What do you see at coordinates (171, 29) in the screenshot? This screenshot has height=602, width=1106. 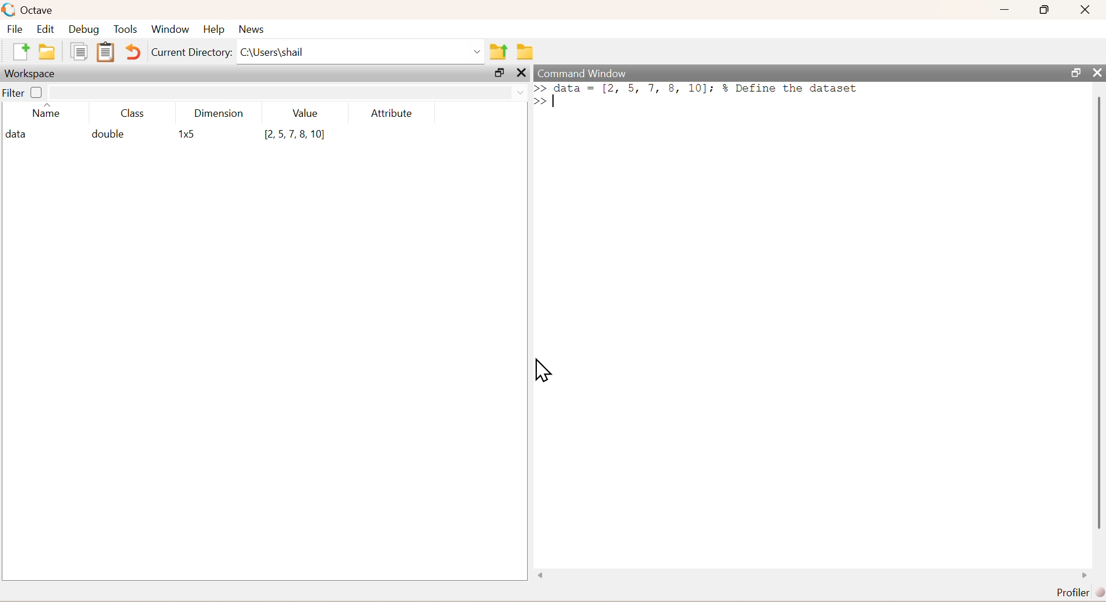 I see `window` at bounding box center [171, 29].